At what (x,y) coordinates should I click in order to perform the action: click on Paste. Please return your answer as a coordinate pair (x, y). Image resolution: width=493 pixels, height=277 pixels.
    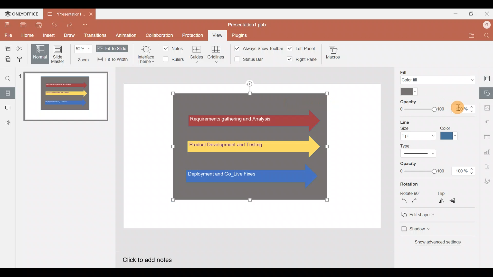
    Looking at the image, I should click on (6, 59).